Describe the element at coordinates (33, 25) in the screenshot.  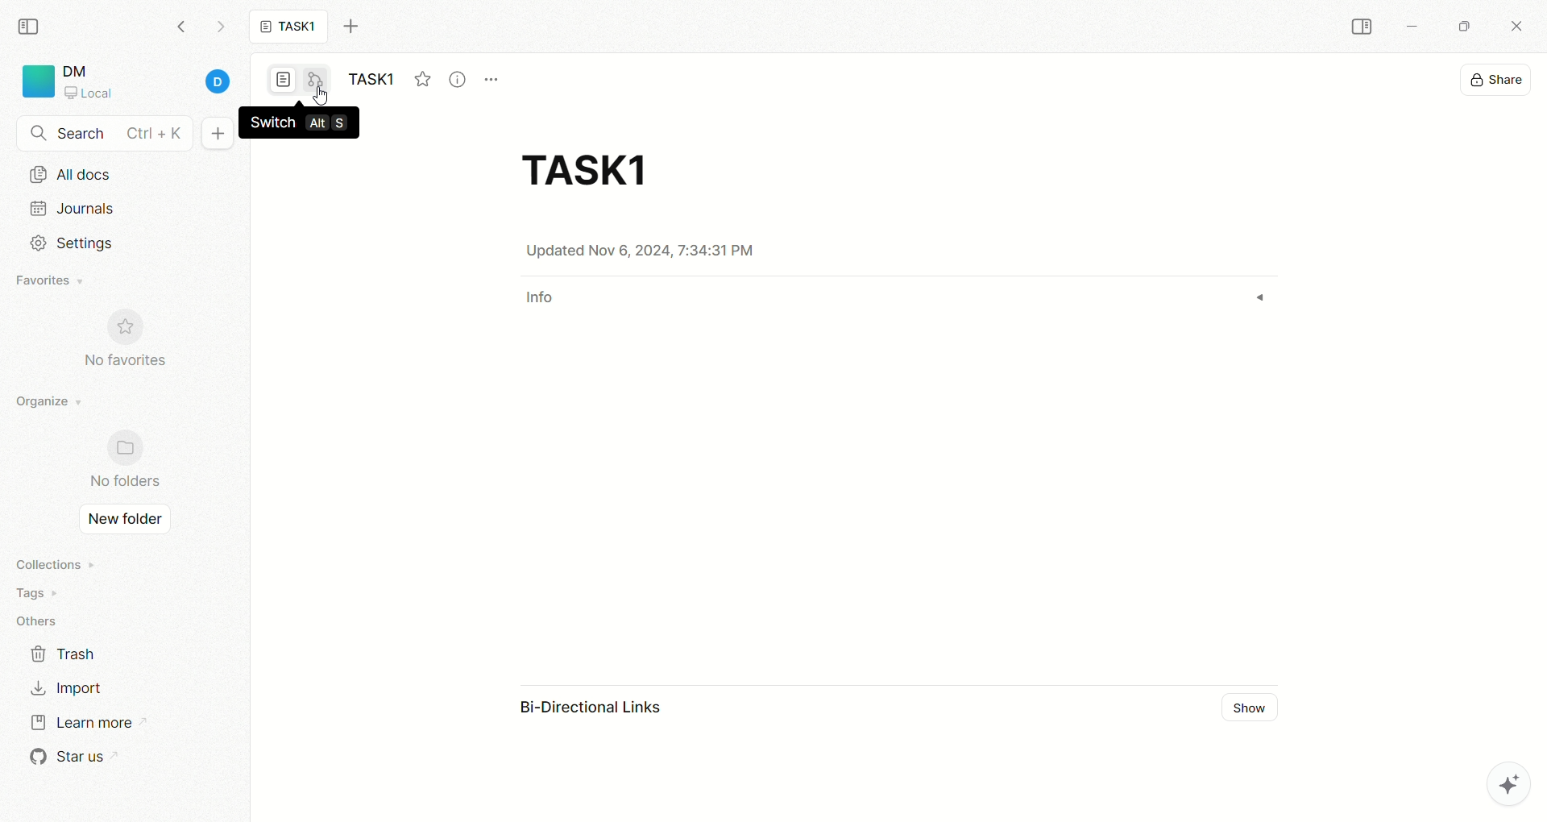
I see `collapse sidebar` at that location.